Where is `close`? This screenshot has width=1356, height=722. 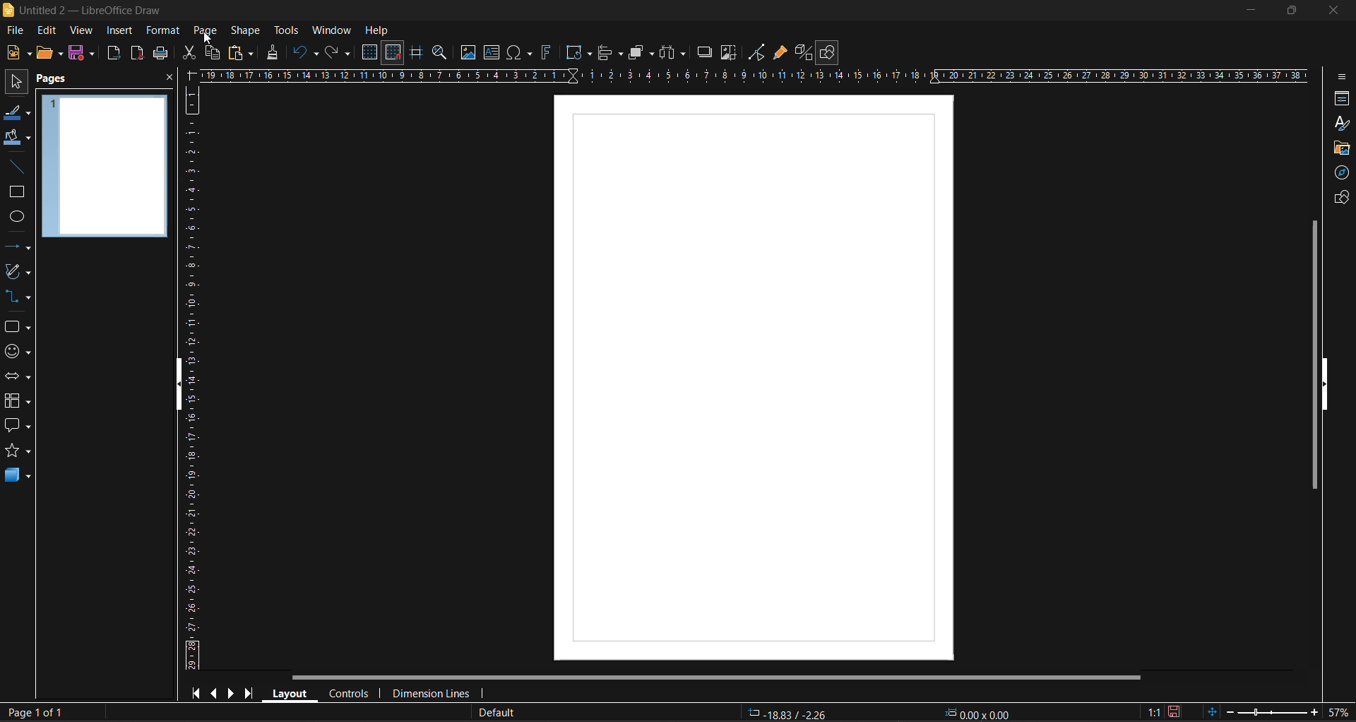
close is located at coordinates (168, 79).